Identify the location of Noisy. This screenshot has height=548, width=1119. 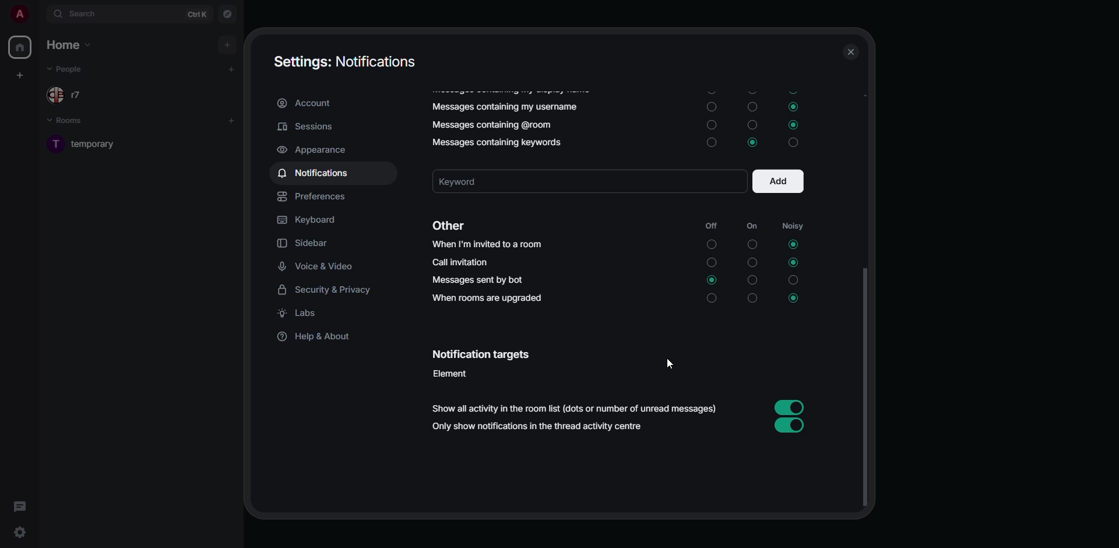
(793, 89).